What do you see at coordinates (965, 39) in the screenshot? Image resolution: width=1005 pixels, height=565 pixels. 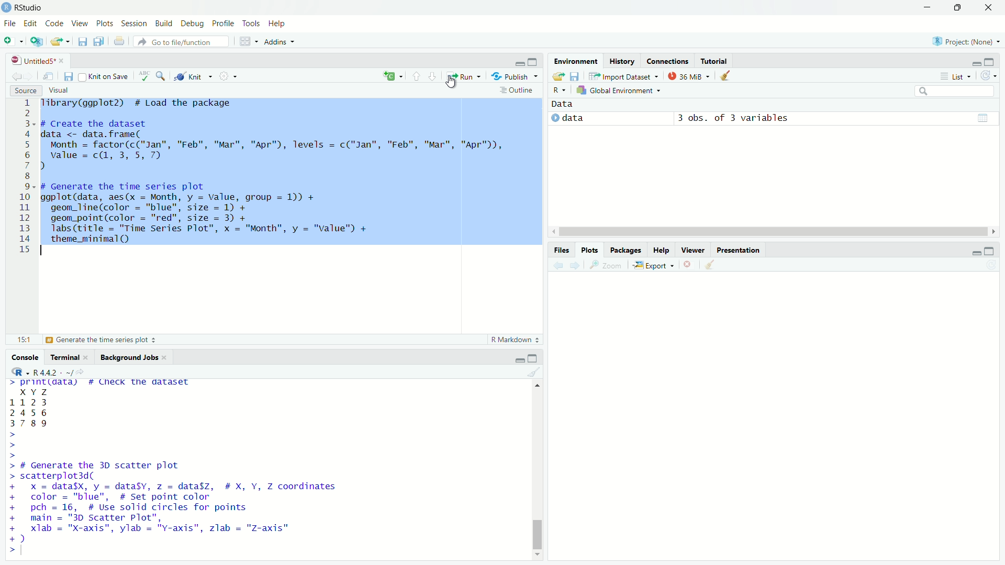 I see `project: (None)` at bounding box center [965, 39].